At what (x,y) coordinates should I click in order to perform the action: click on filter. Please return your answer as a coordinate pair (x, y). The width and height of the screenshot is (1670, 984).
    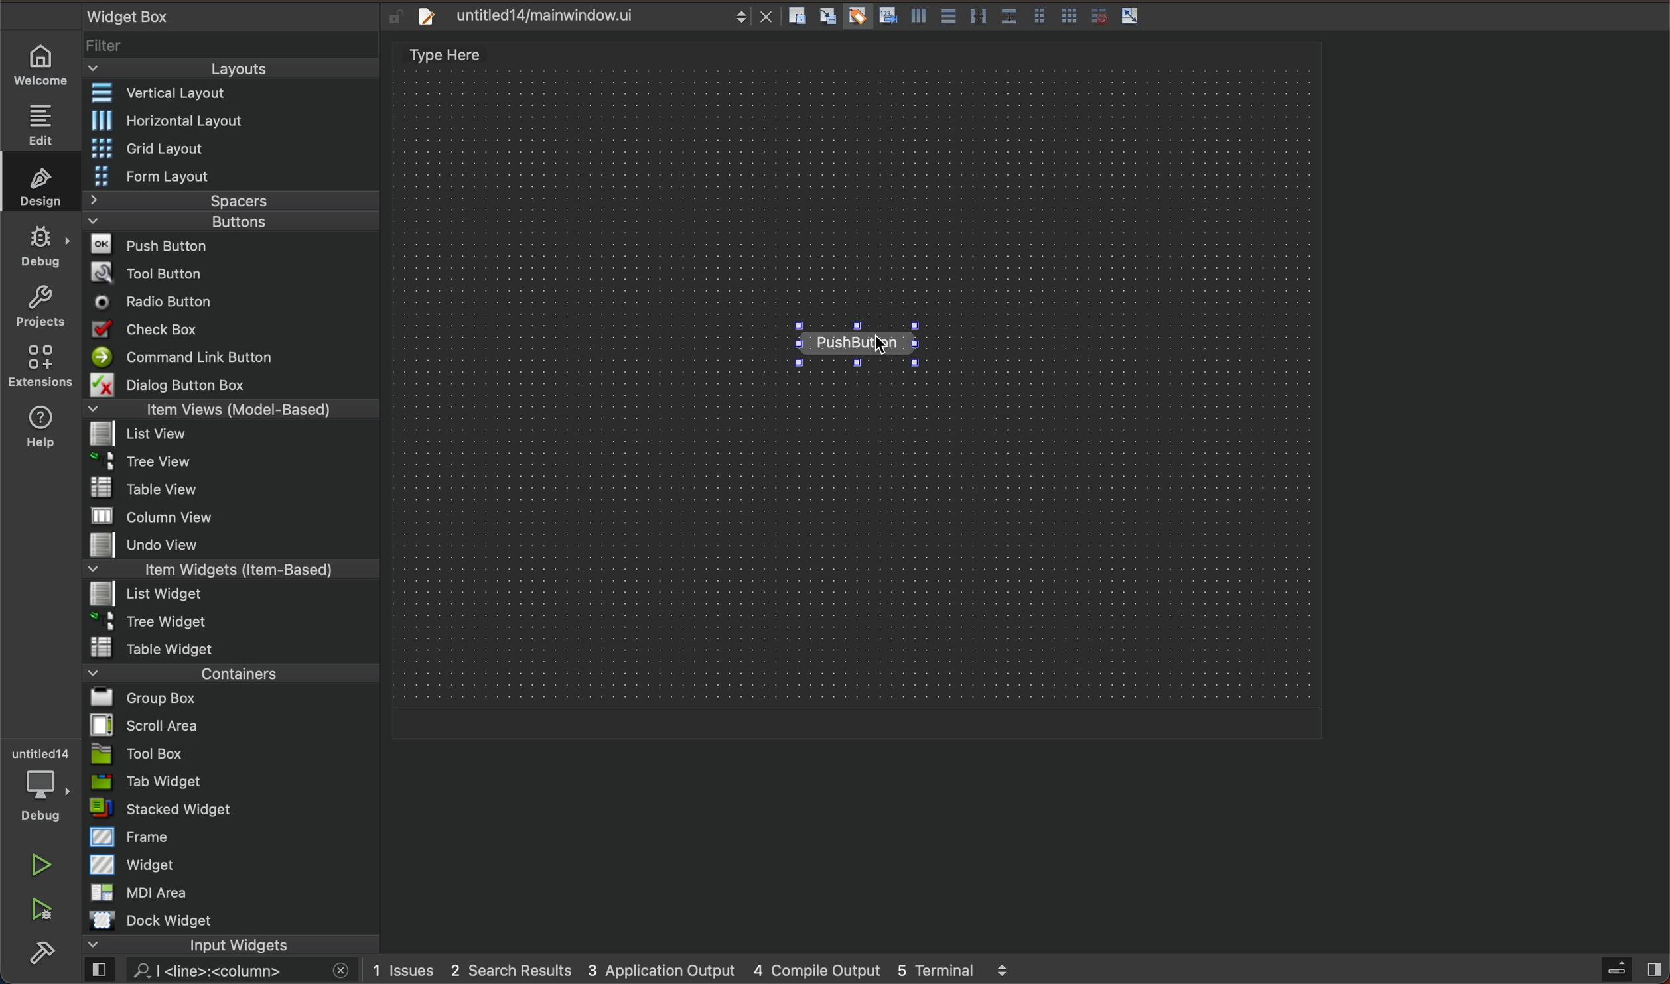
    Looking at the image, I should click on (234, 42).